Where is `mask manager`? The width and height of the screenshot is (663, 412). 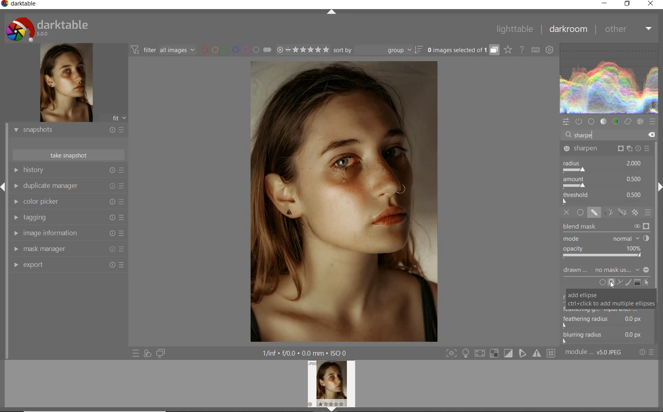
mask manager is located at coordinates (68, 249).